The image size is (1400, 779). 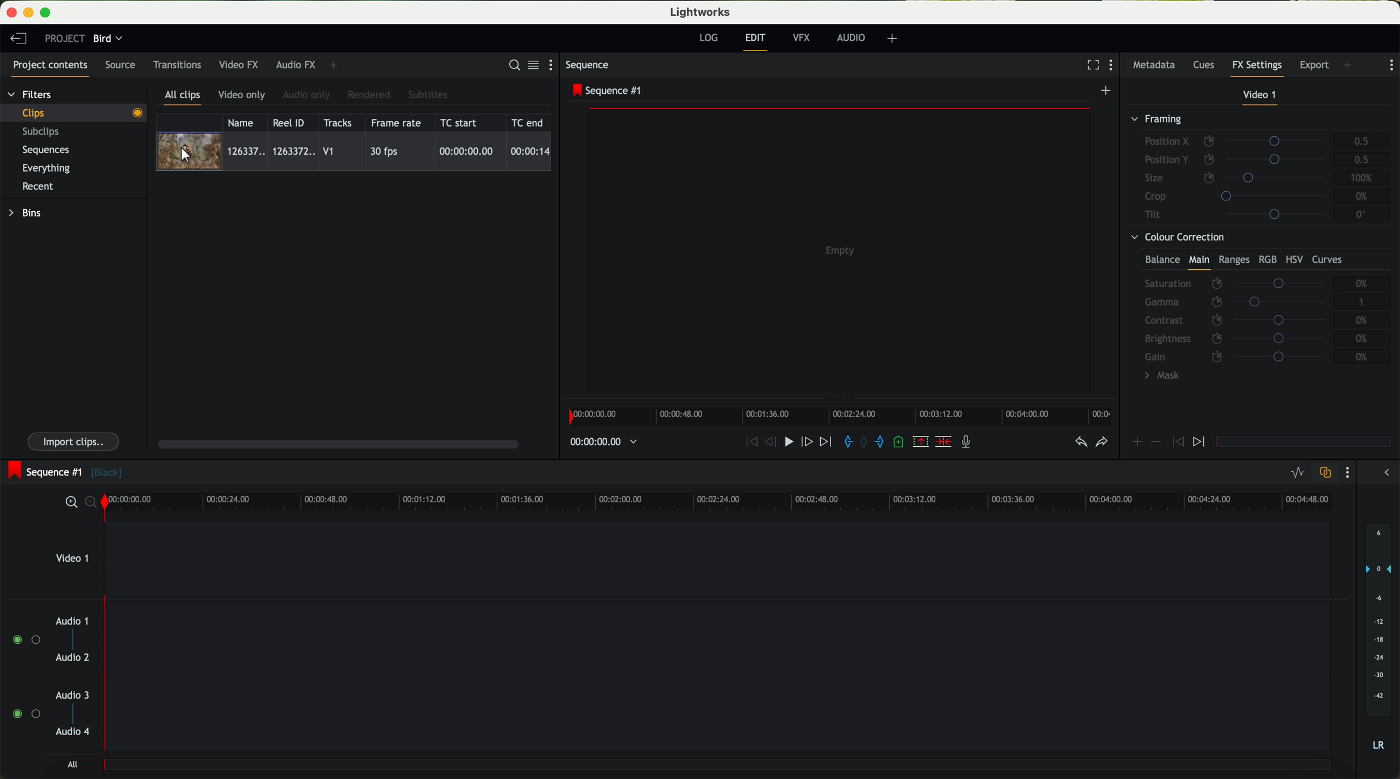 I want to click on contrast, so click(x=1241, y=320).